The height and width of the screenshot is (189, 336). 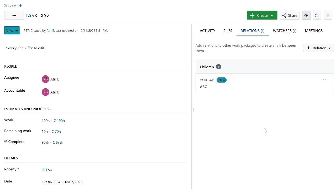 What do you see at coordinates (54, 131) in the screenshot?
I see `remaining work` at bounding box center [54, 131].